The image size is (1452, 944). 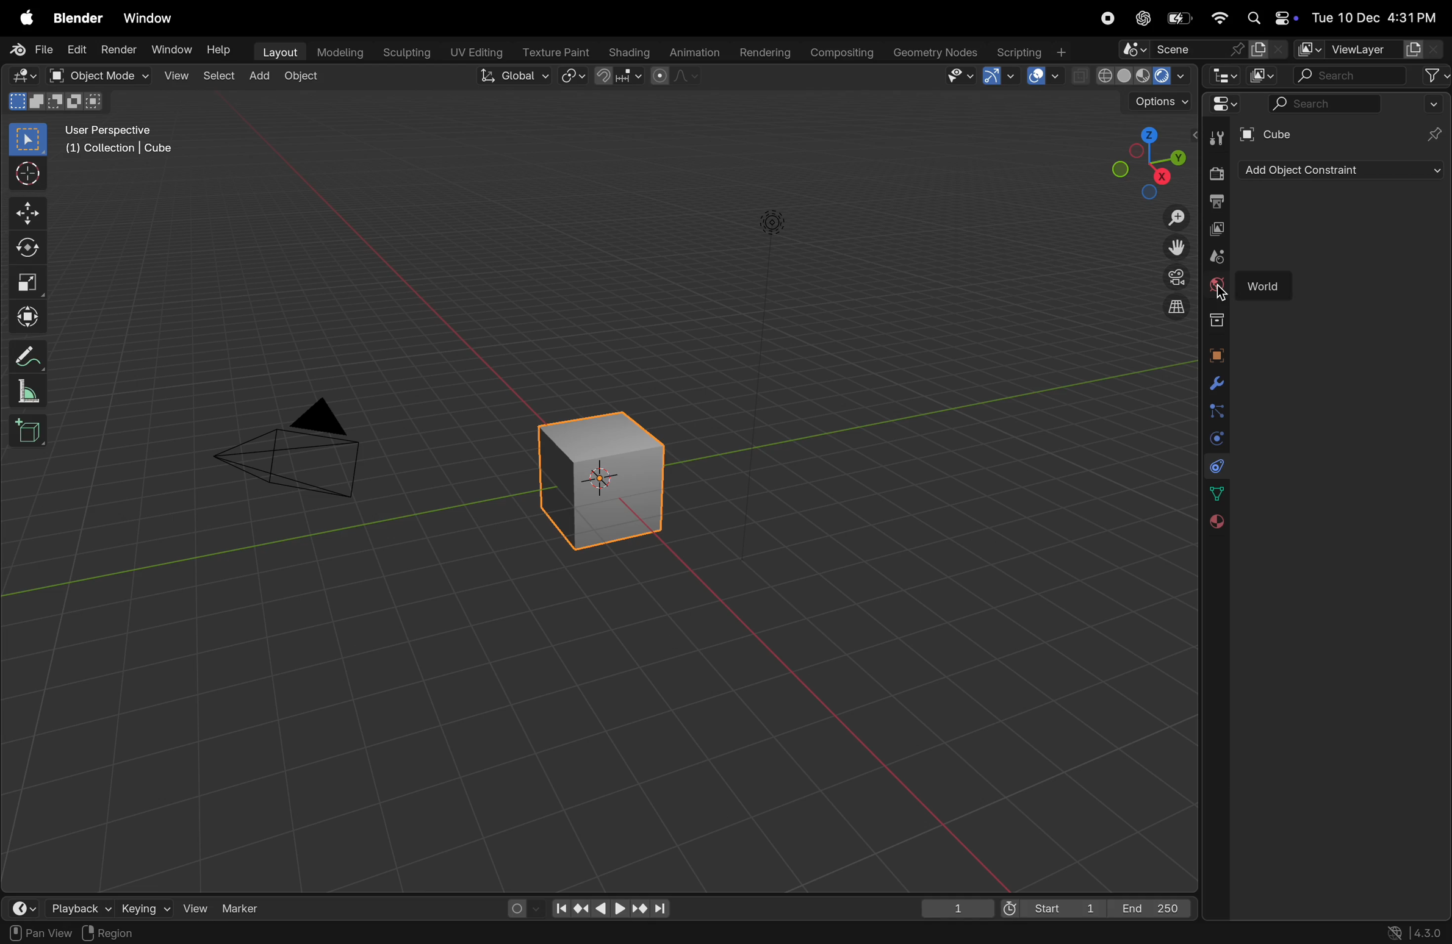 I want to click on Modelling, so click(x=335, y=52).